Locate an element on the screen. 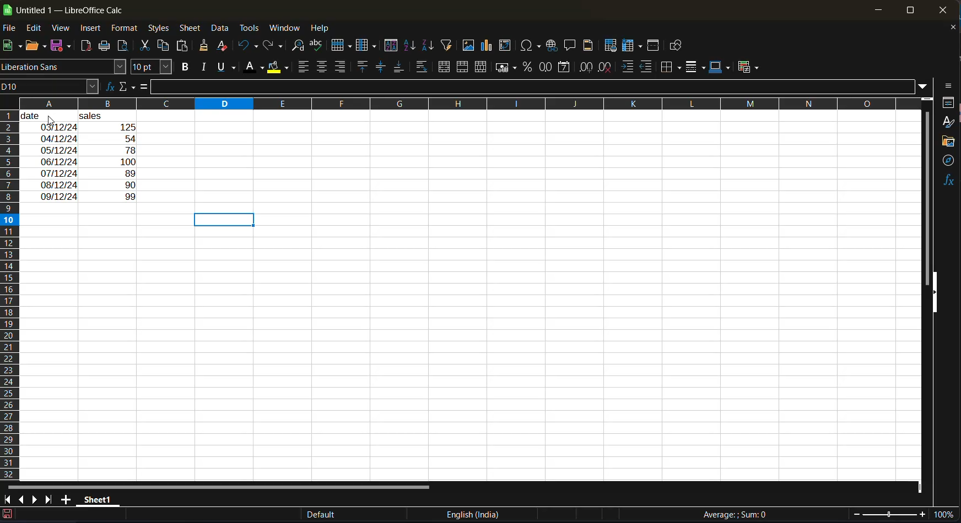 This screenshot has height=523, width=961. split window is located at coordinates (654, 46).